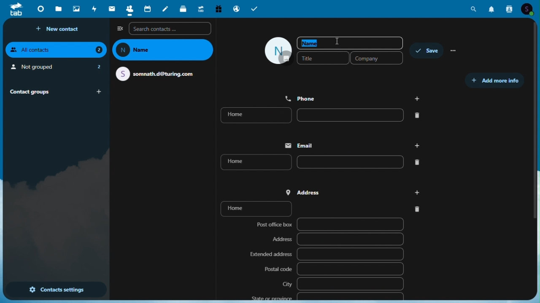  I want to click on tab, so click(15, 10).